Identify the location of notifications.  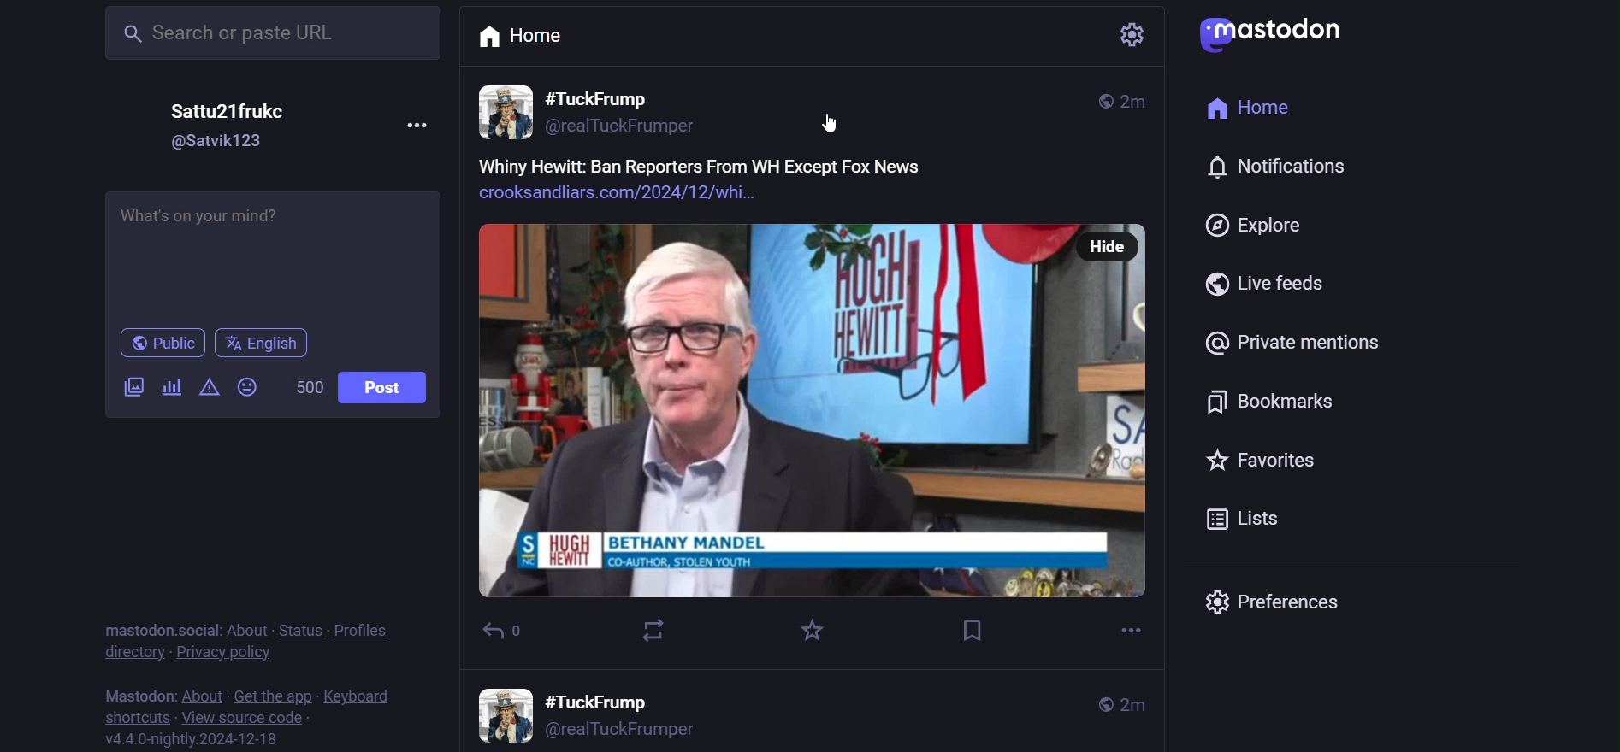
(1273, 168).